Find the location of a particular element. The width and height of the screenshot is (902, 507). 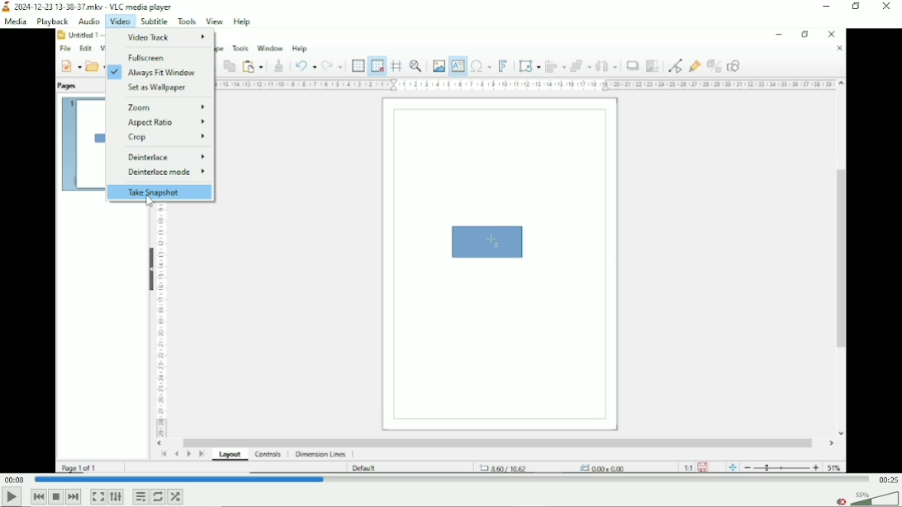

volume on/off is located at coordinates (839, 500).